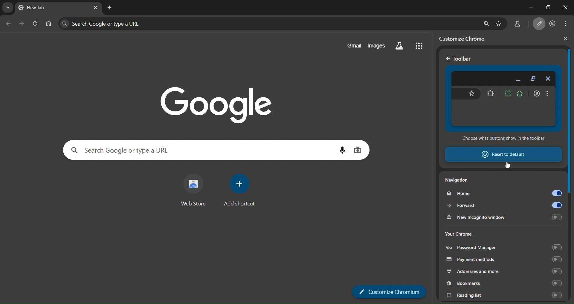 The height and width of the screenshot is (304, 574). What do you see at coordinates (503, 294) in the screenshot?
I see `reading list` at bounding box center [503, 294].